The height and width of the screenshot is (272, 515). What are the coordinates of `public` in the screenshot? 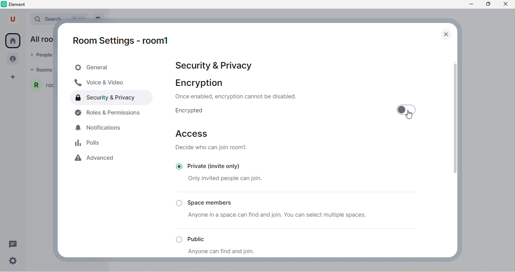 It's located at (209, 240).